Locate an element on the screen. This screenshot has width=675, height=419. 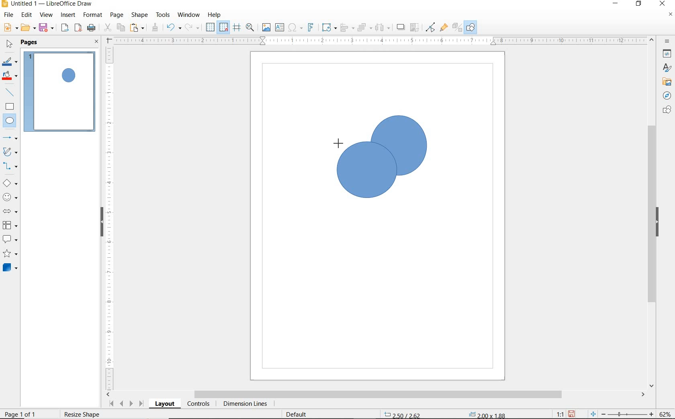
DIMENSION LINES is located at coordinates (244, 405).